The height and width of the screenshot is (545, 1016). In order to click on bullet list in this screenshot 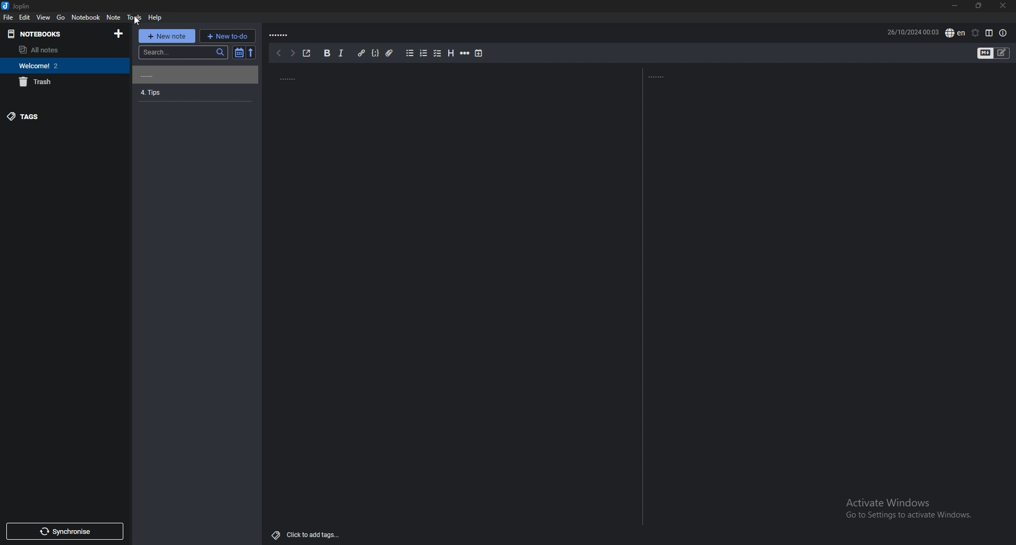, I will do `click(411, 53)`.